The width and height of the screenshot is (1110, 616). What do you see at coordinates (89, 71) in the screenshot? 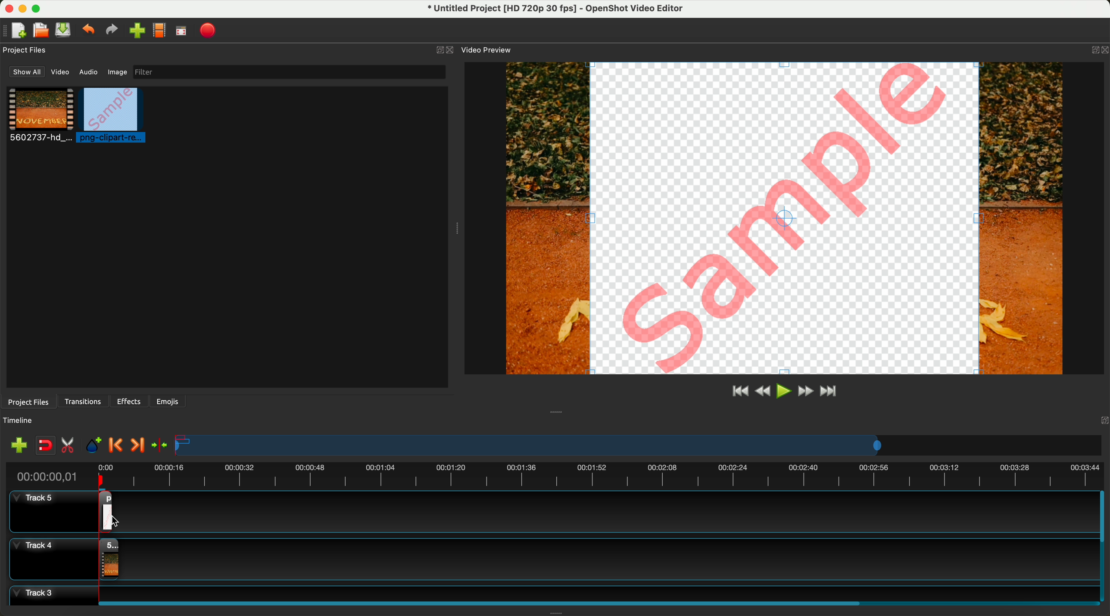
I see `audio` at bounding box center [89, 71].